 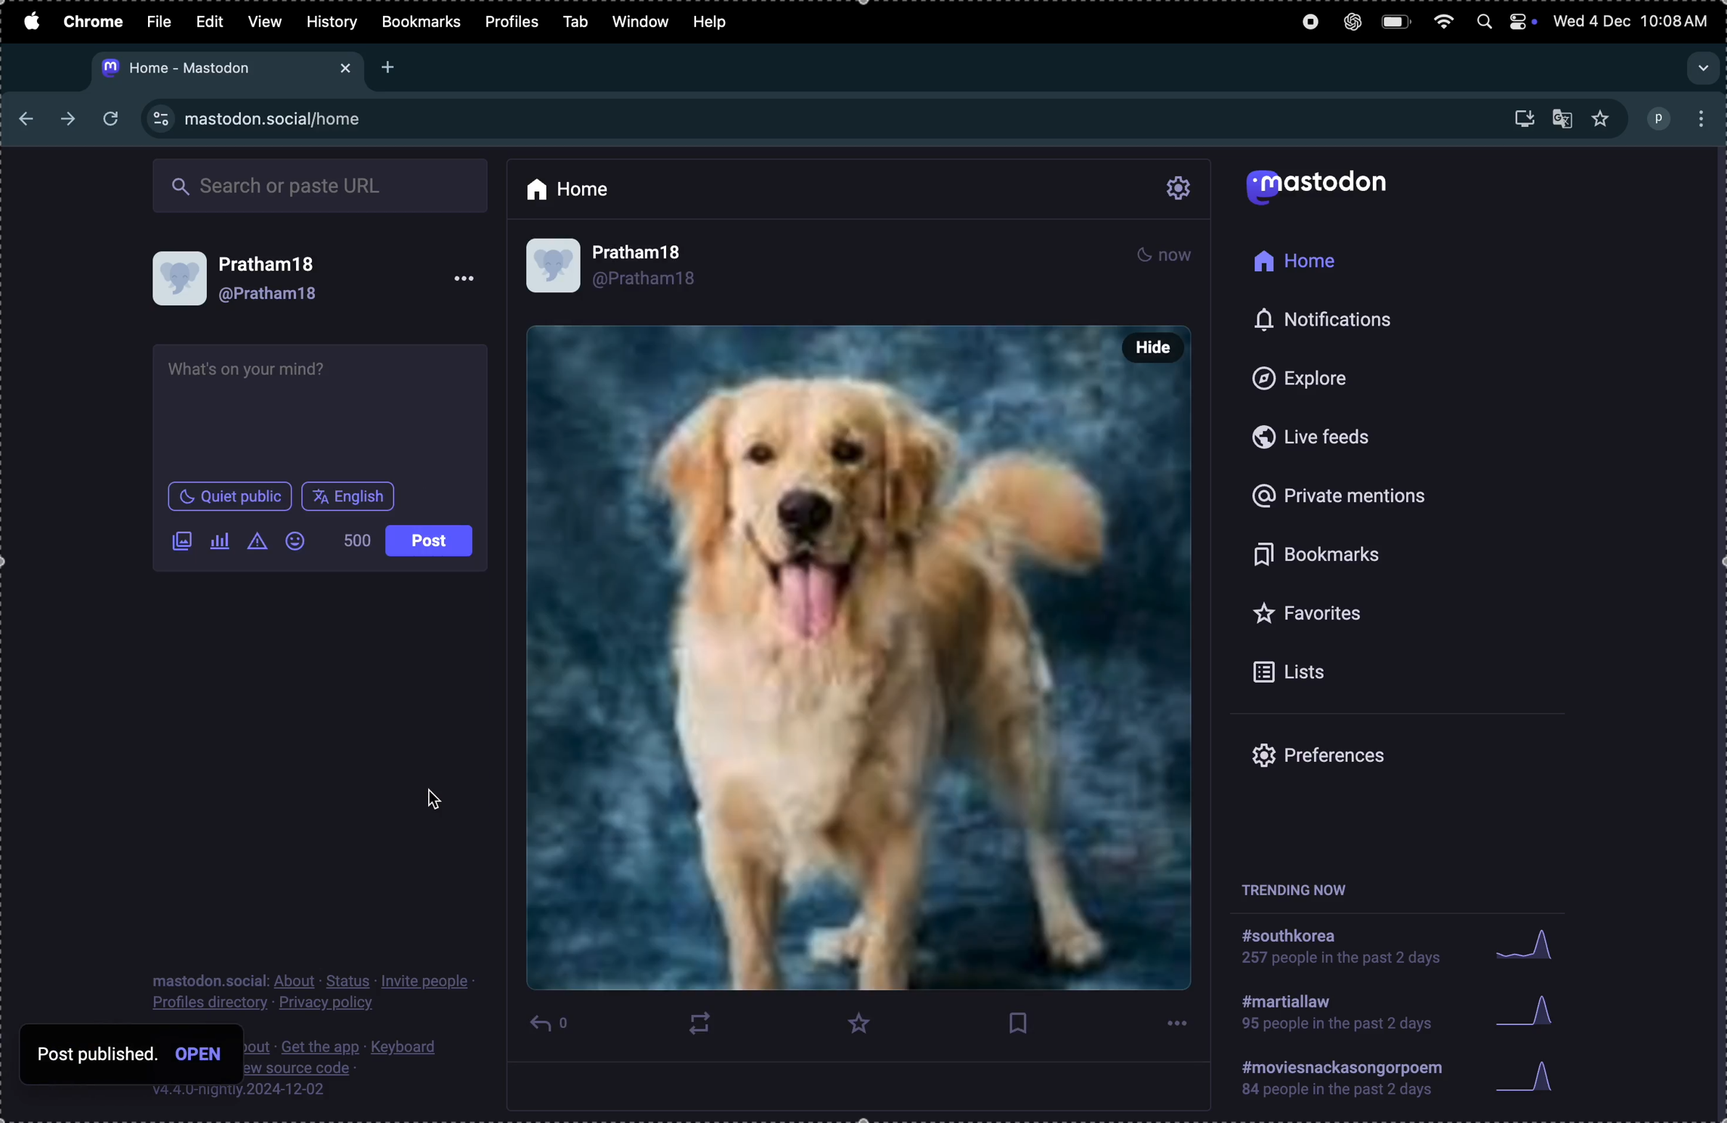 What do you see at coordinates (300, 540) in the screenshot?
I see `Emoji` at bounding box center [300, 540].